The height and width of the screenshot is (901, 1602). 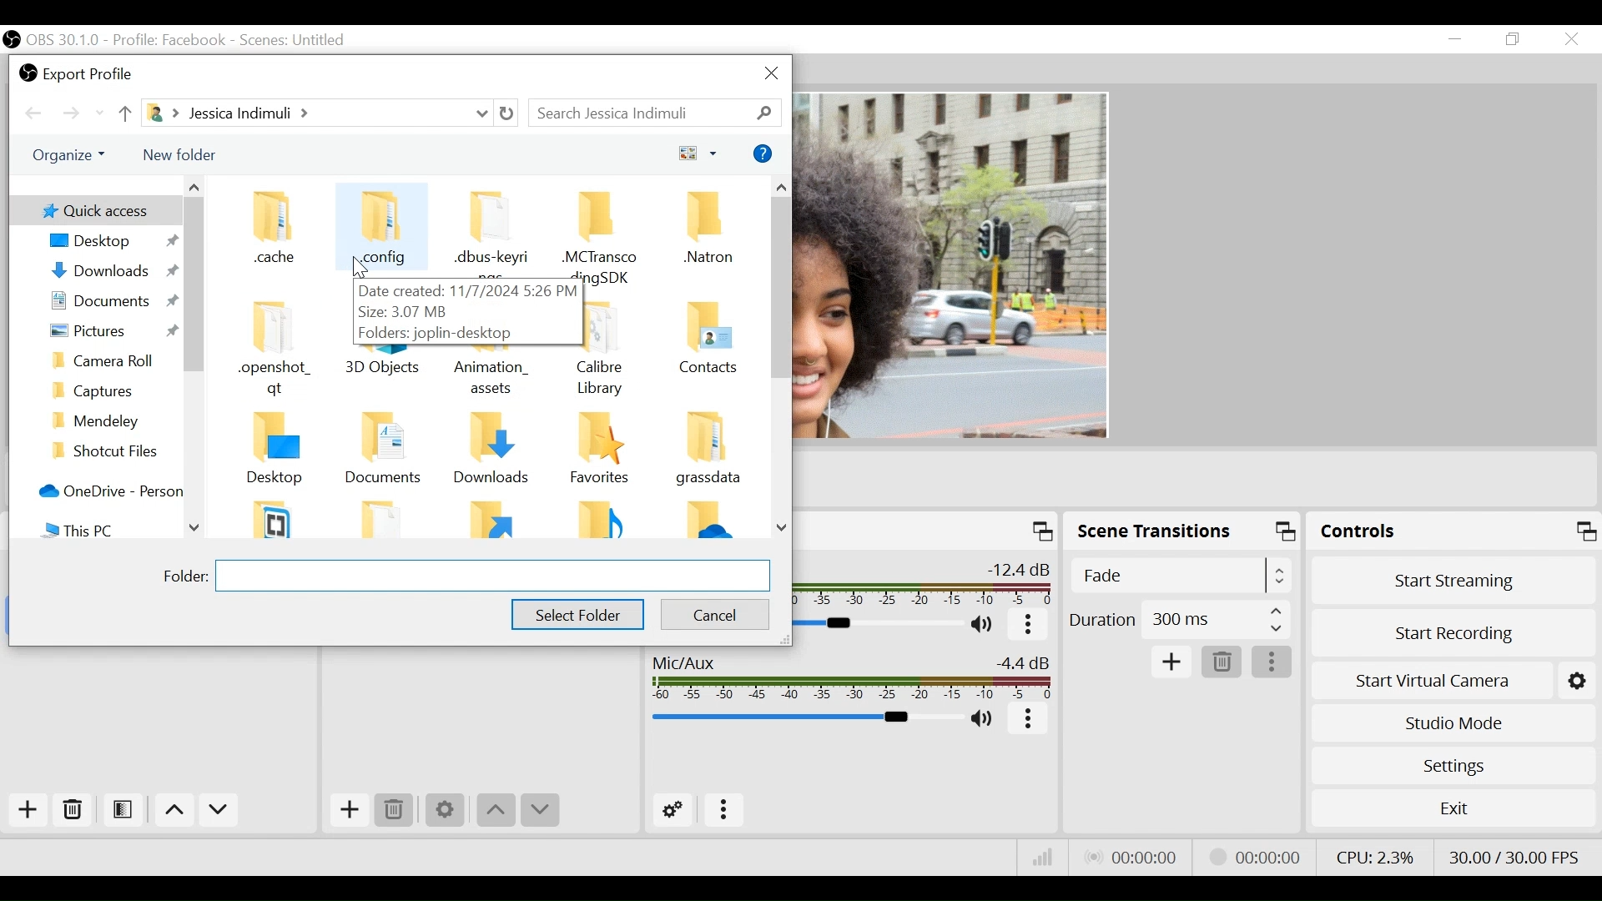 I want to click on Select Folder, so click(x=577, y=615).